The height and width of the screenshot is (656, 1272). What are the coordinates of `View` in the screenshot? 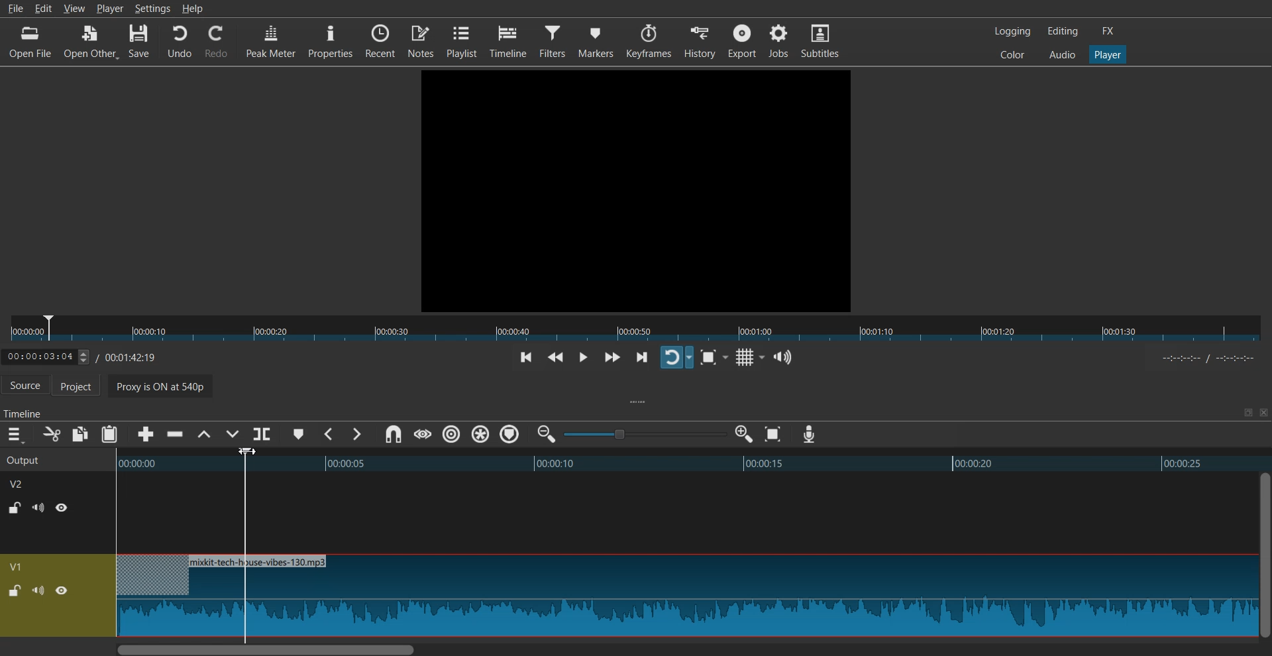 It's located at (75, 7).